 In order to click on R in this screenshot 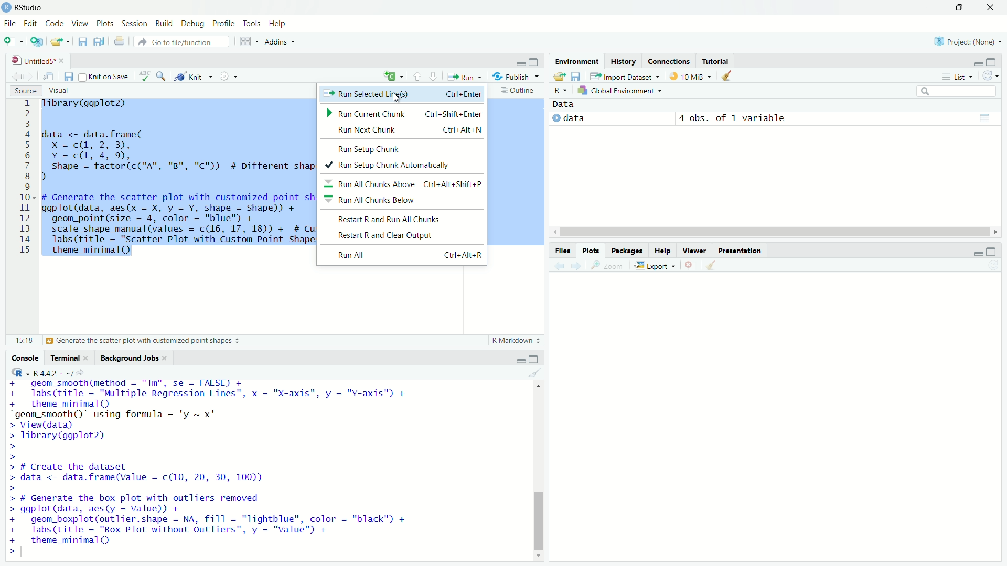, I will do `click(19, 373)`.